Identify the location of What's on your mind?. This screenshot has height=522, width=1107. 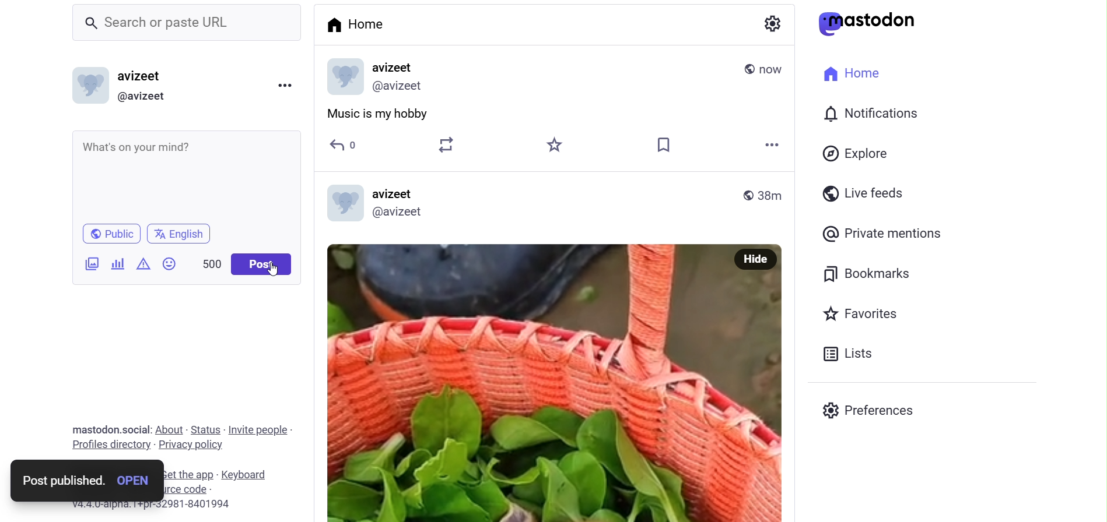
(184, 175).